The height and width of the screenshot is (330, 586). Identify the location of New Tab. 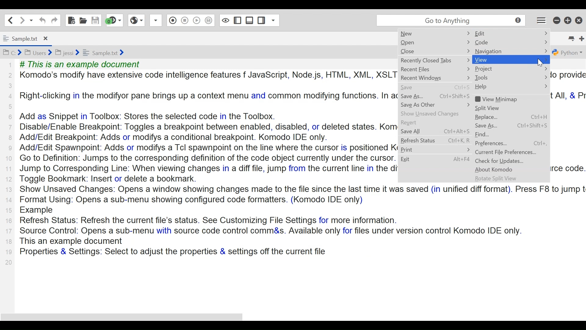
(580, 37).